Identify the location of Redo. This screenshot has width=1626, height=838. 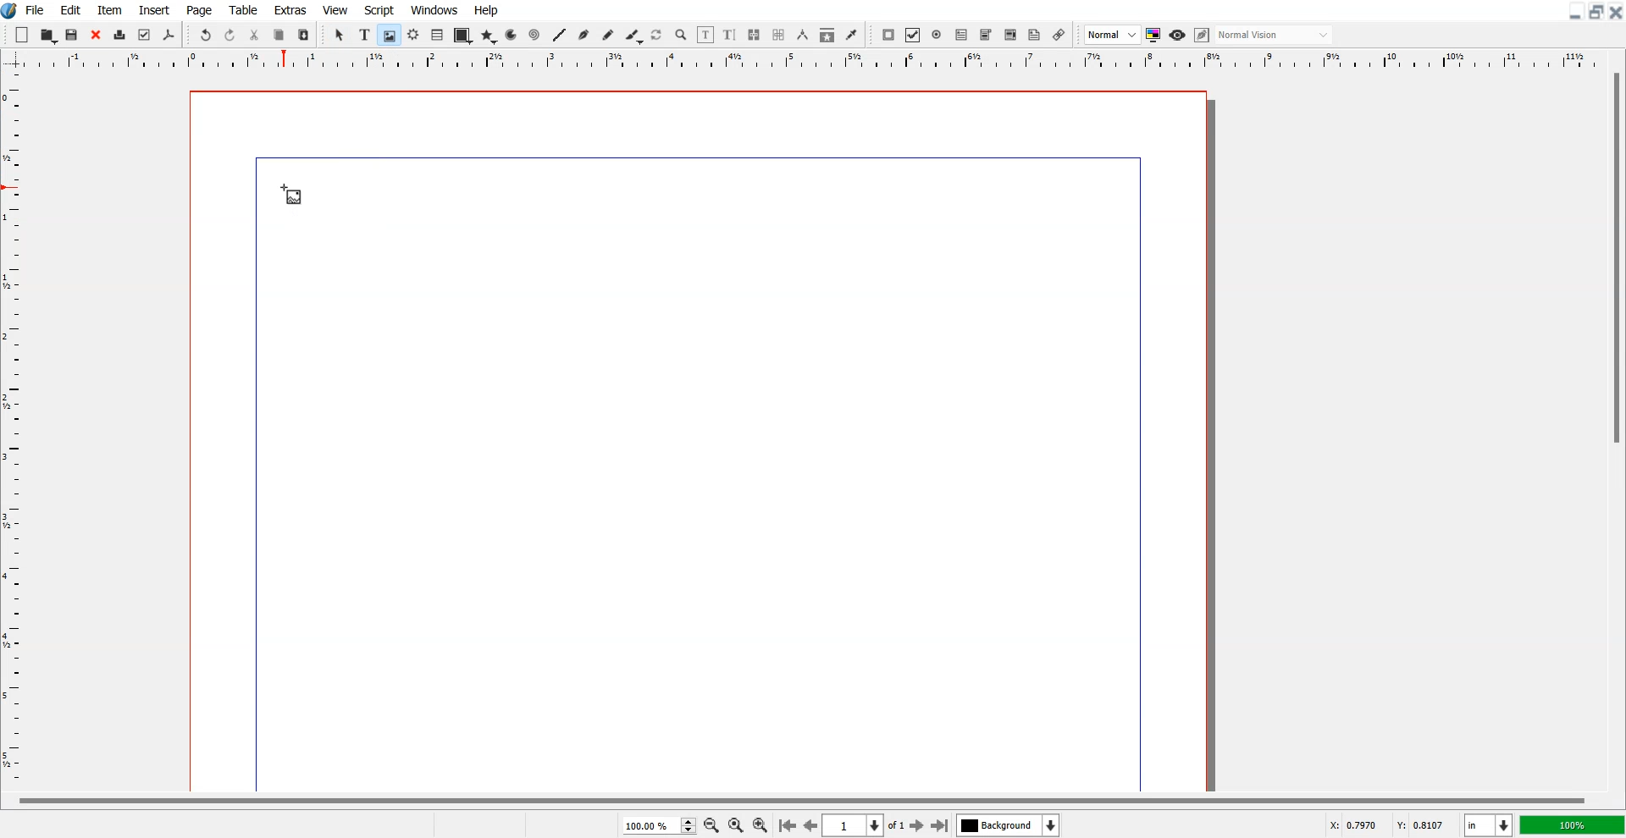
(230, 34).